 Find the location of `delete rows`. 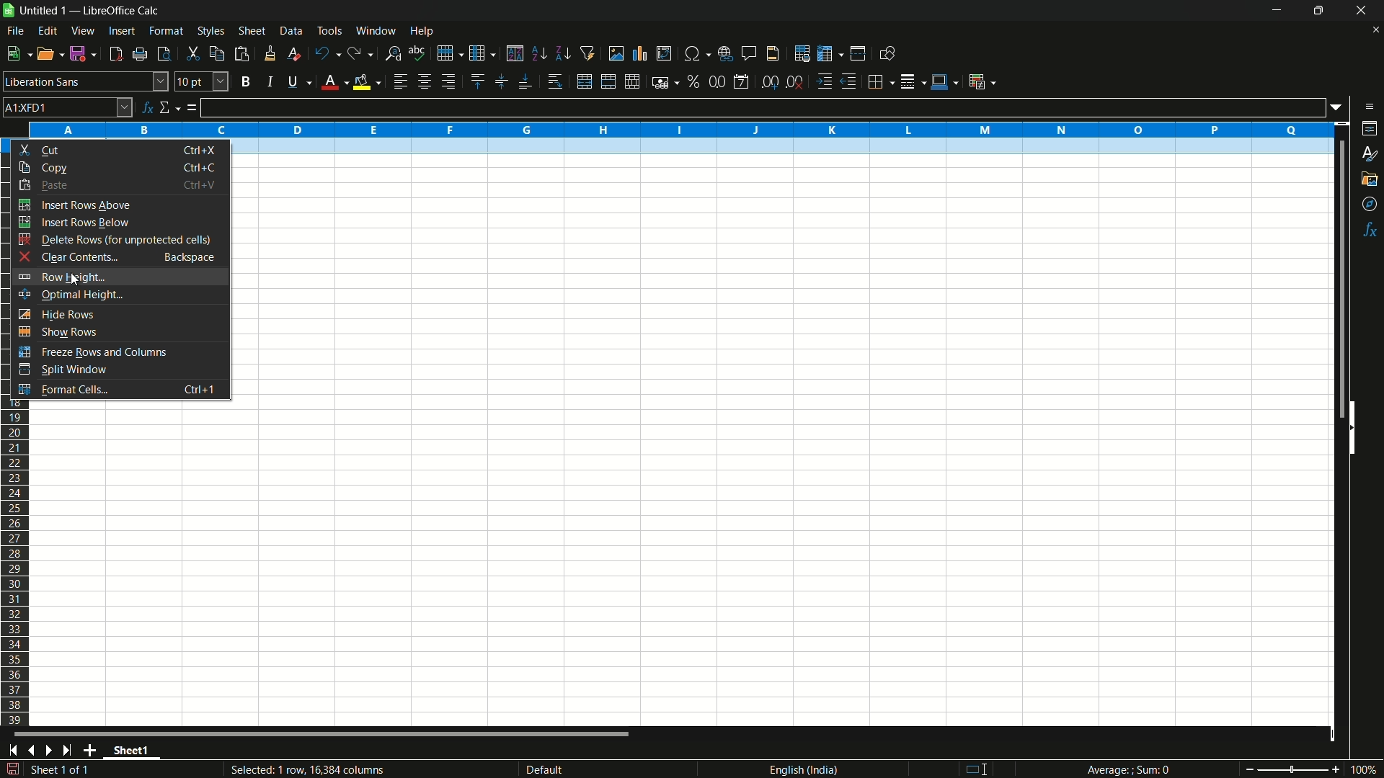

delete rows is located at coordinates (120, 239).